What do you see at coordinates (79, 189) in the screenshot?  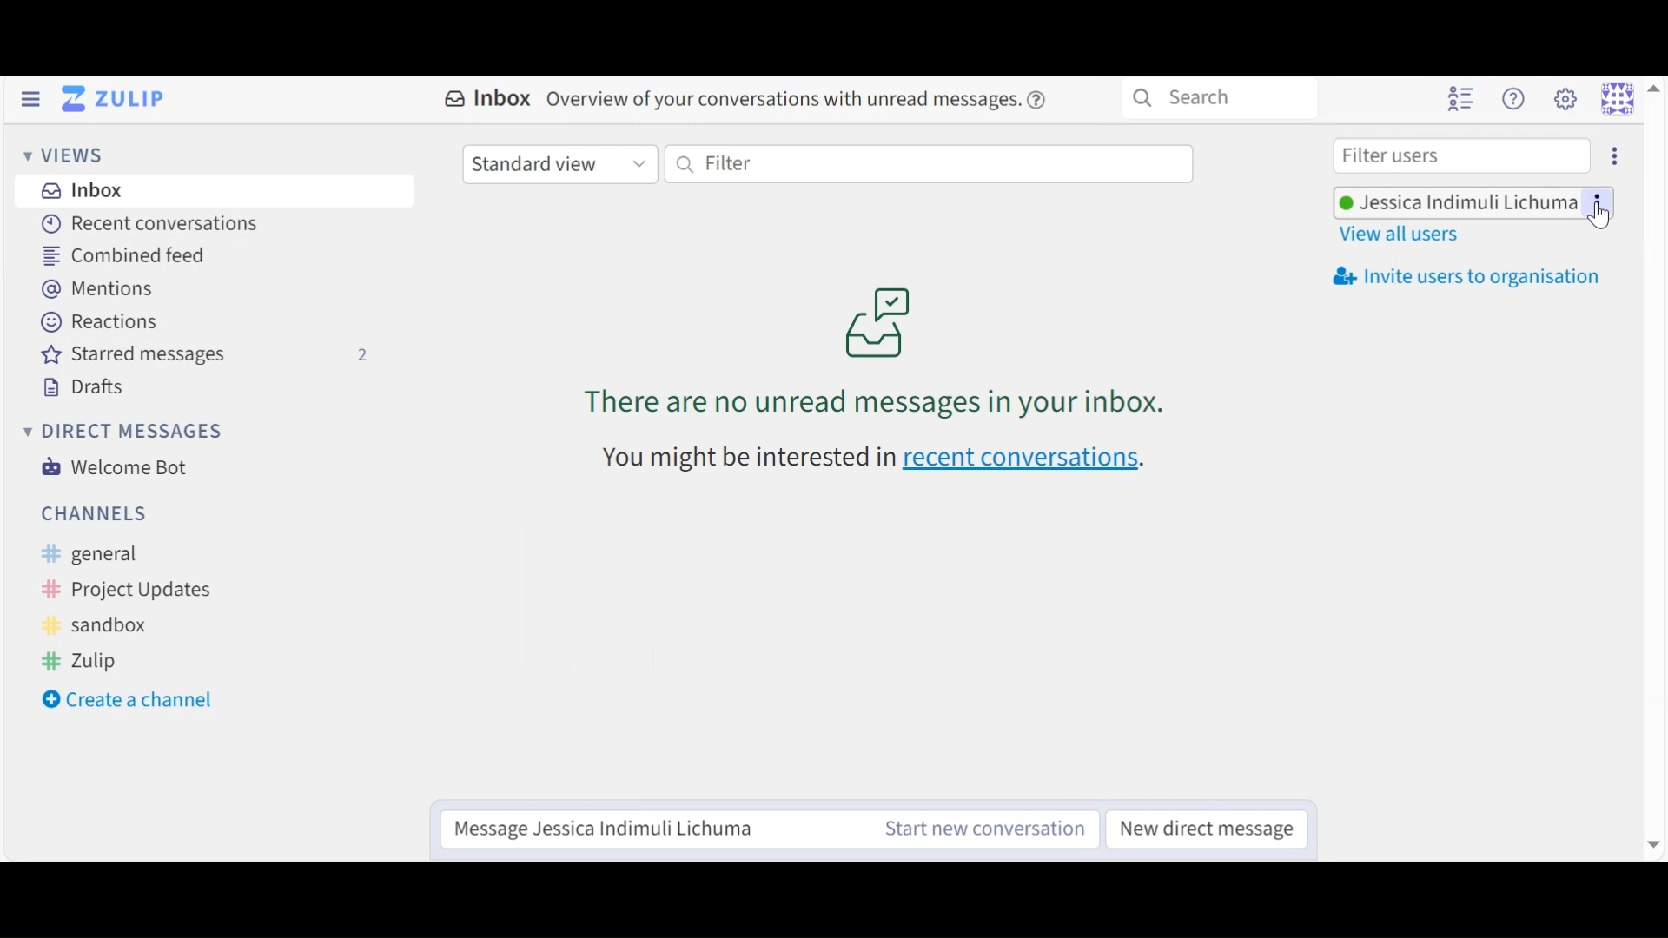 I see `Inbox` at bounding box center [79, 189].